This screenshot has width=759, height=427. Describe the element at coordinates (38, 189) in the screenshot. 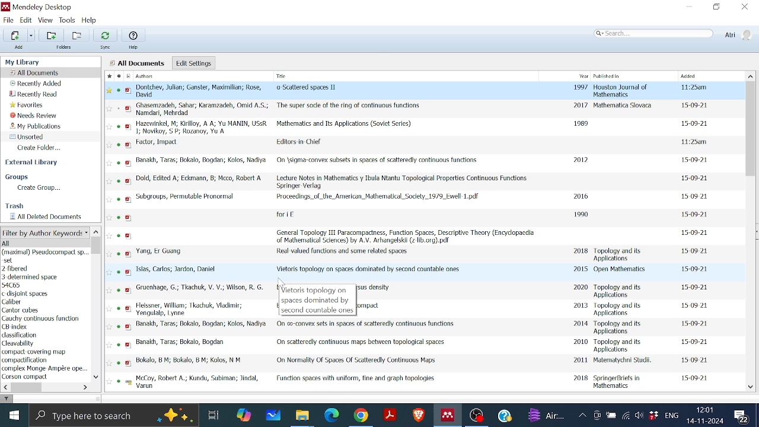

I see `Create group` at that location.